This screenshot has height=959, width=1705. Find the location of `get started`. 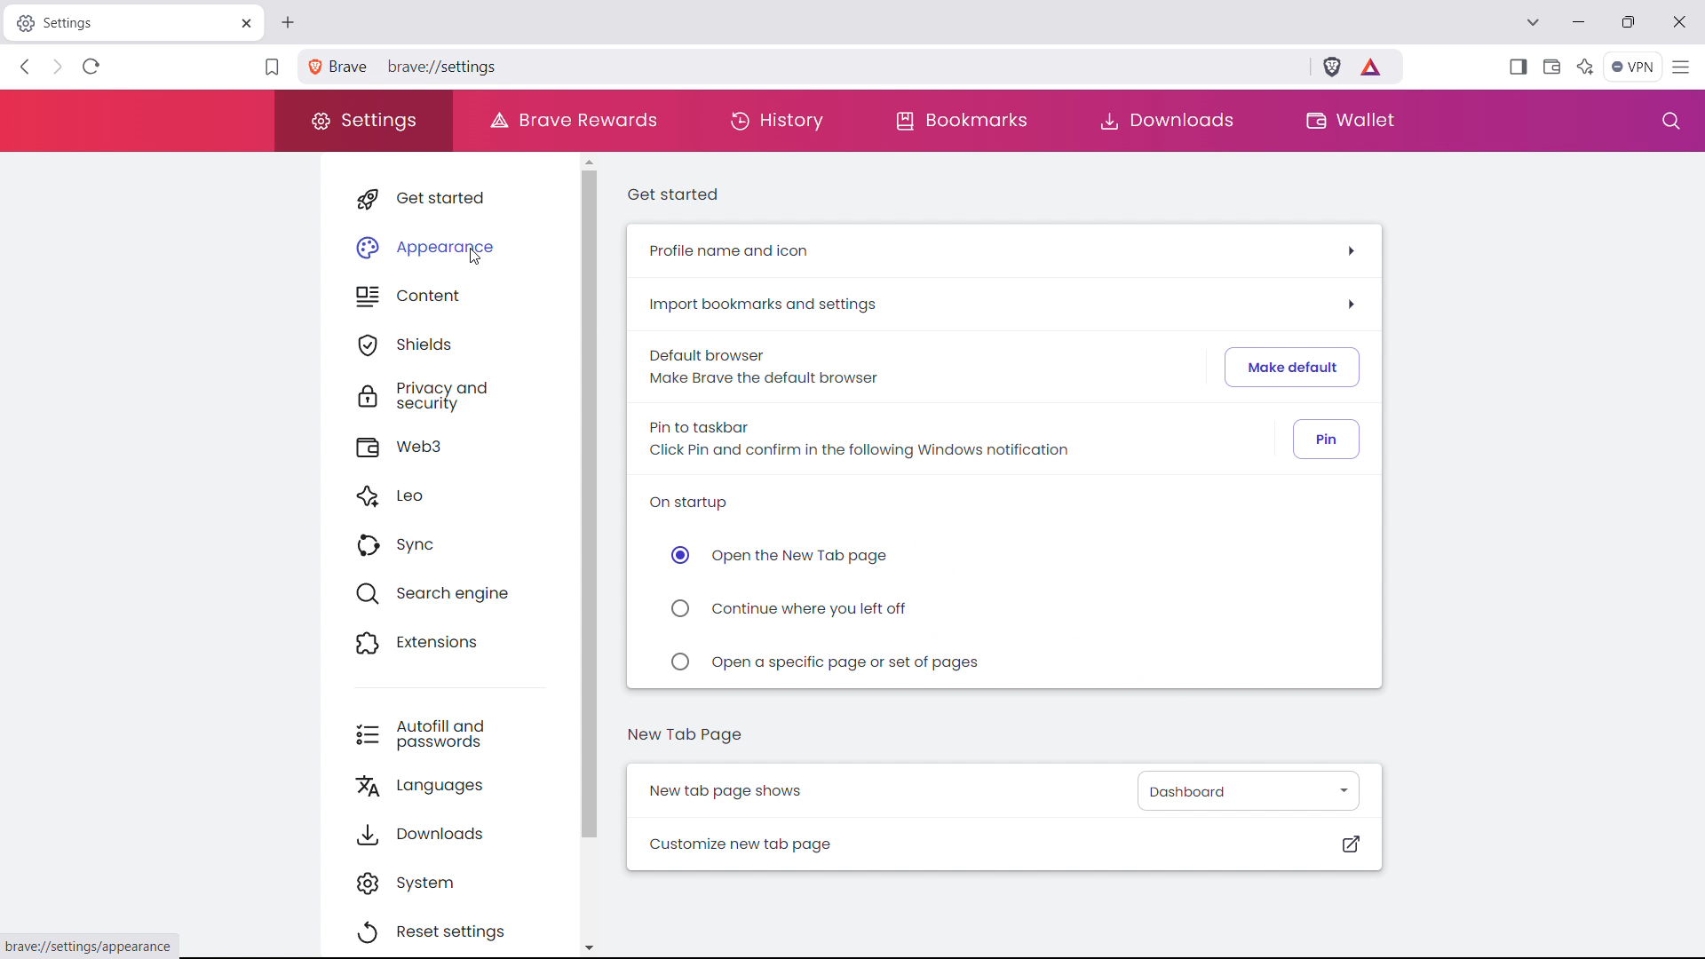

get started is located at coordinates (674, 194).